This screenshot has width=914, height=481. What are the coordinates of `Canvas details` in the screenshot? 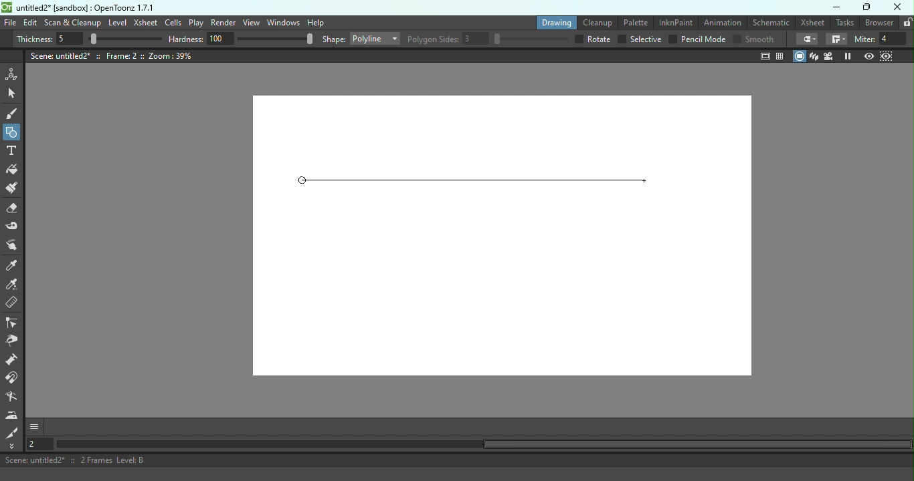 It's located at (112, 56).